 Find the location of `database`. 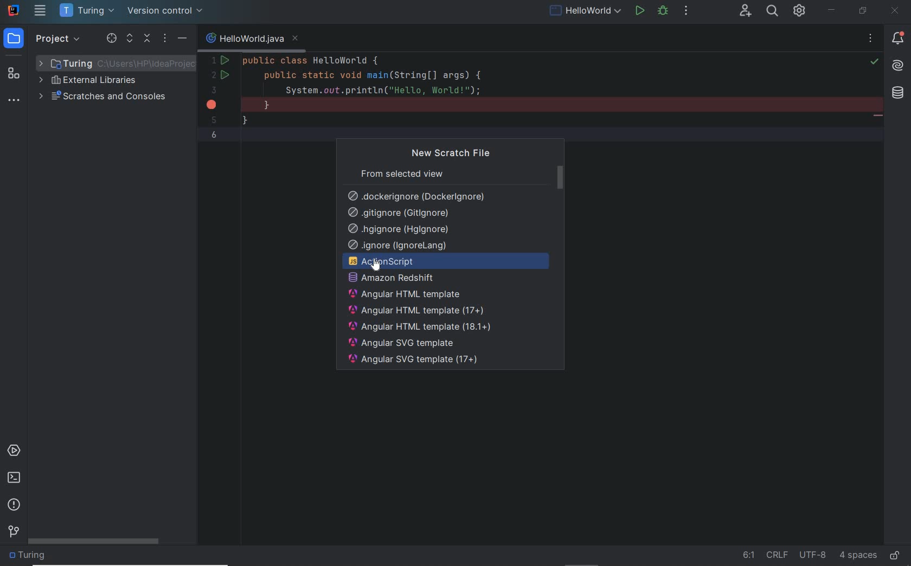

database is located at coordinates (900, 94).